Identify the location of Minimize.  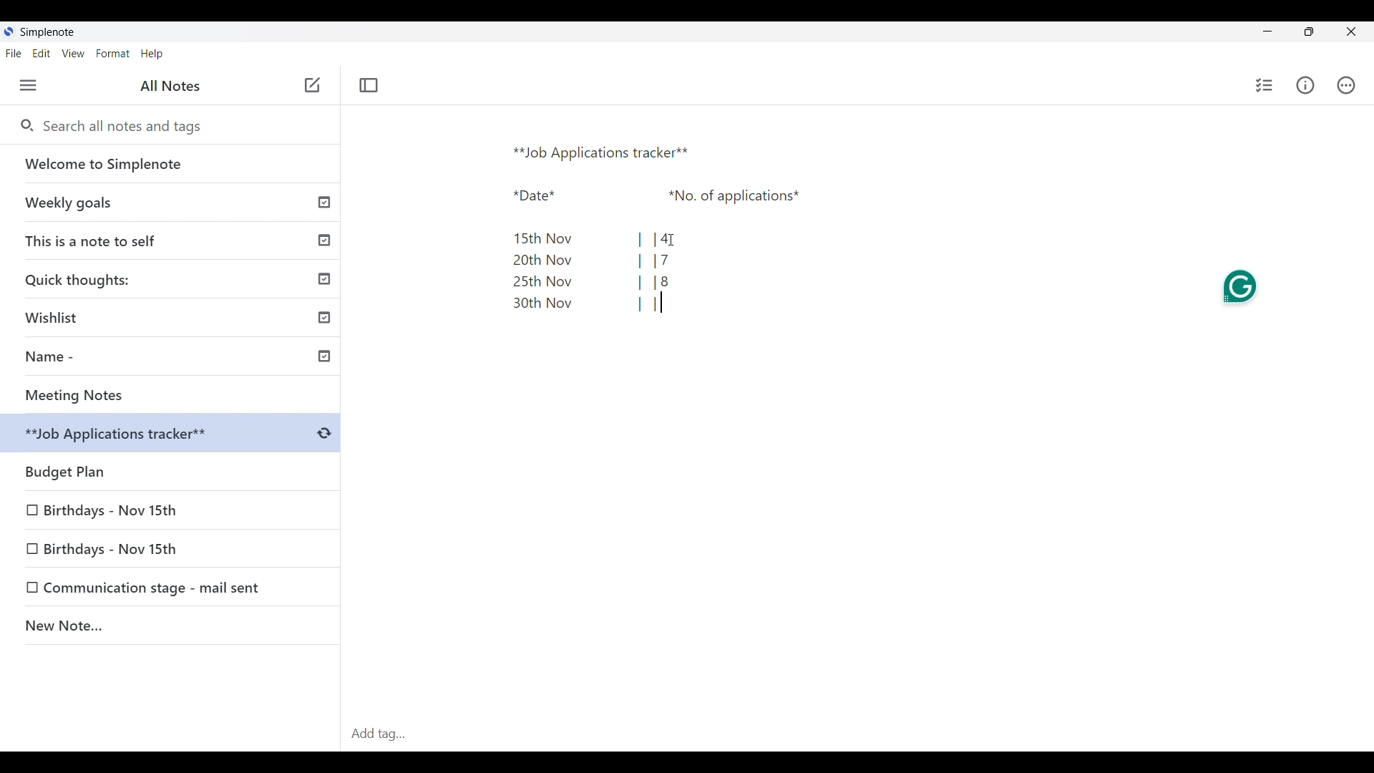
(1267, 31).